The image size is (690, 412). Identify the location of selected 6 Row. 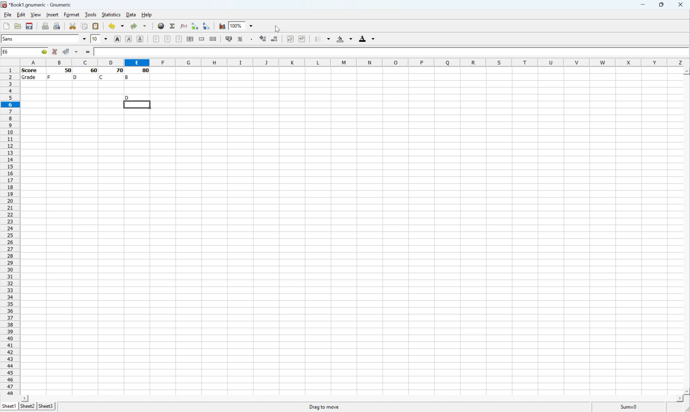
(9, 104).